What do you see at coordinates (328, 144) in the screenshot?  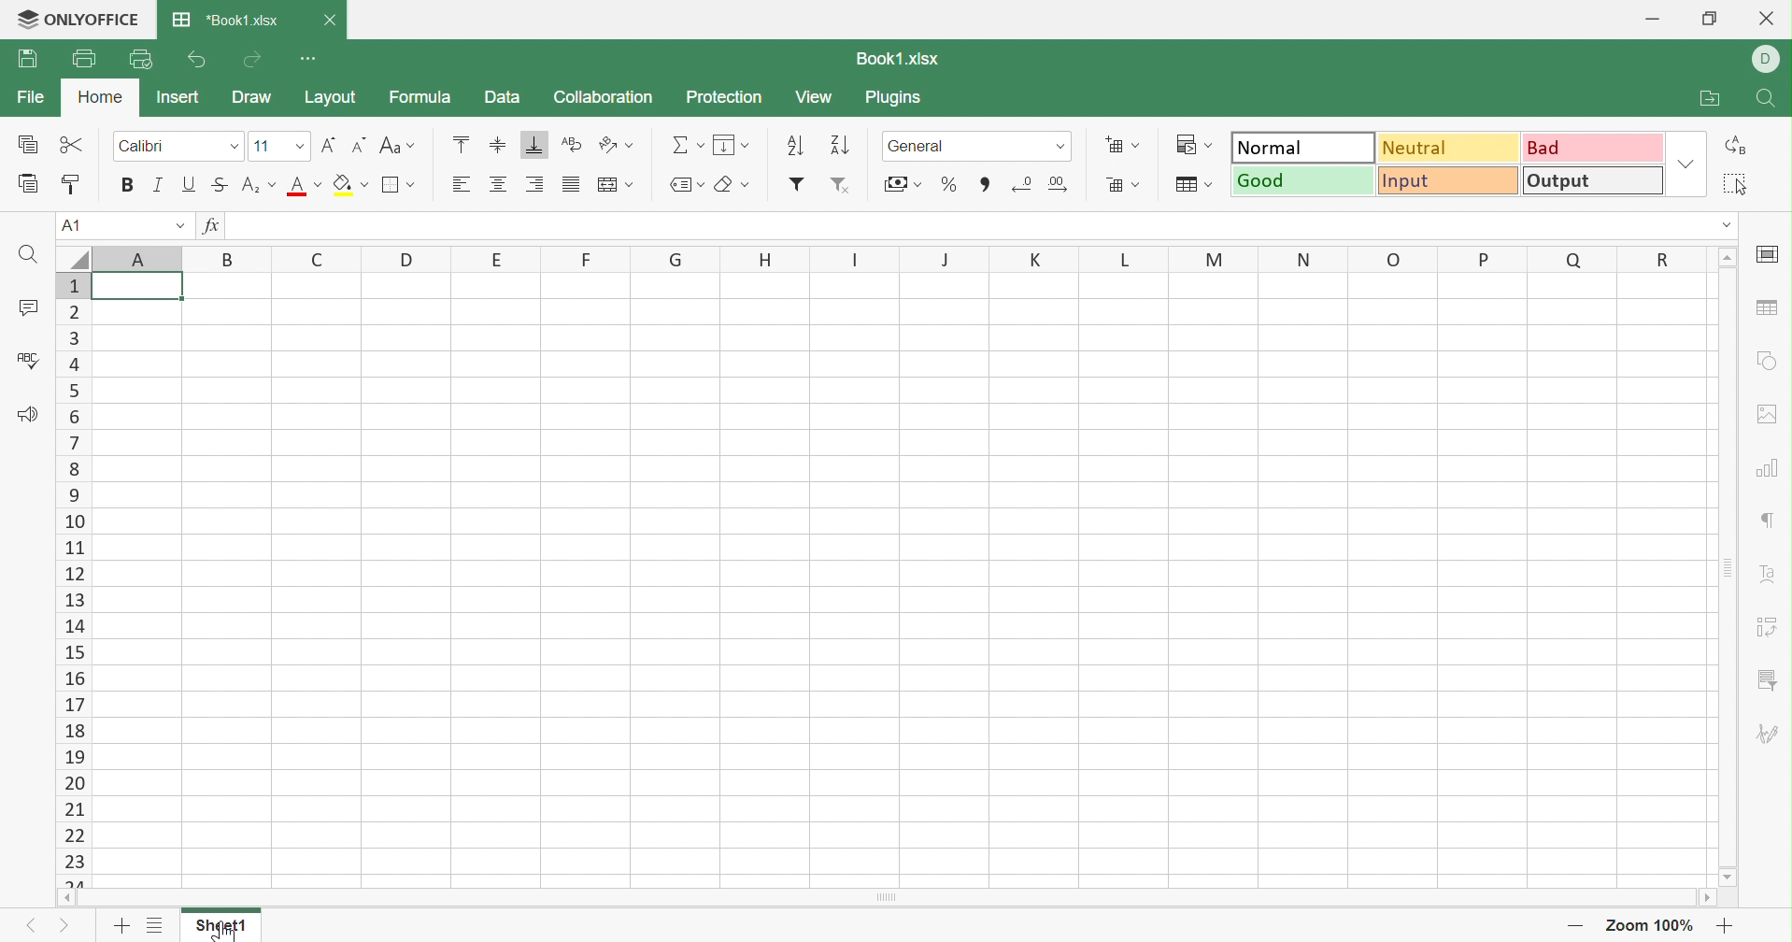 I see `Increase font size` at bounding box center [328, 144].